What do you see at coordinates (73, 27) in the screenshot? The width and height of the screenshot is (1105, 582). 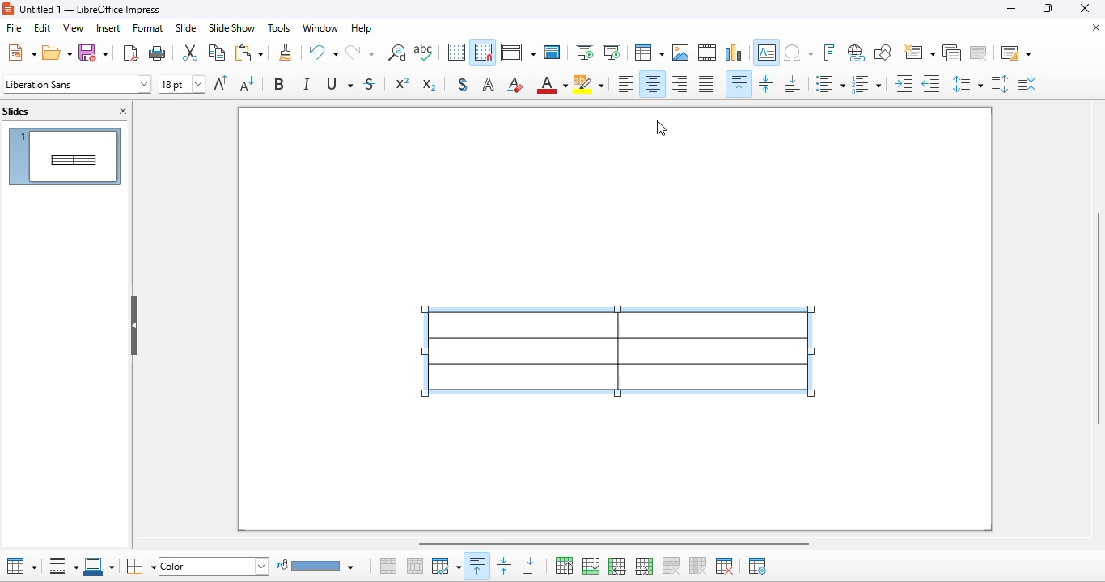 I see `view` at bounding box center [73, 27].